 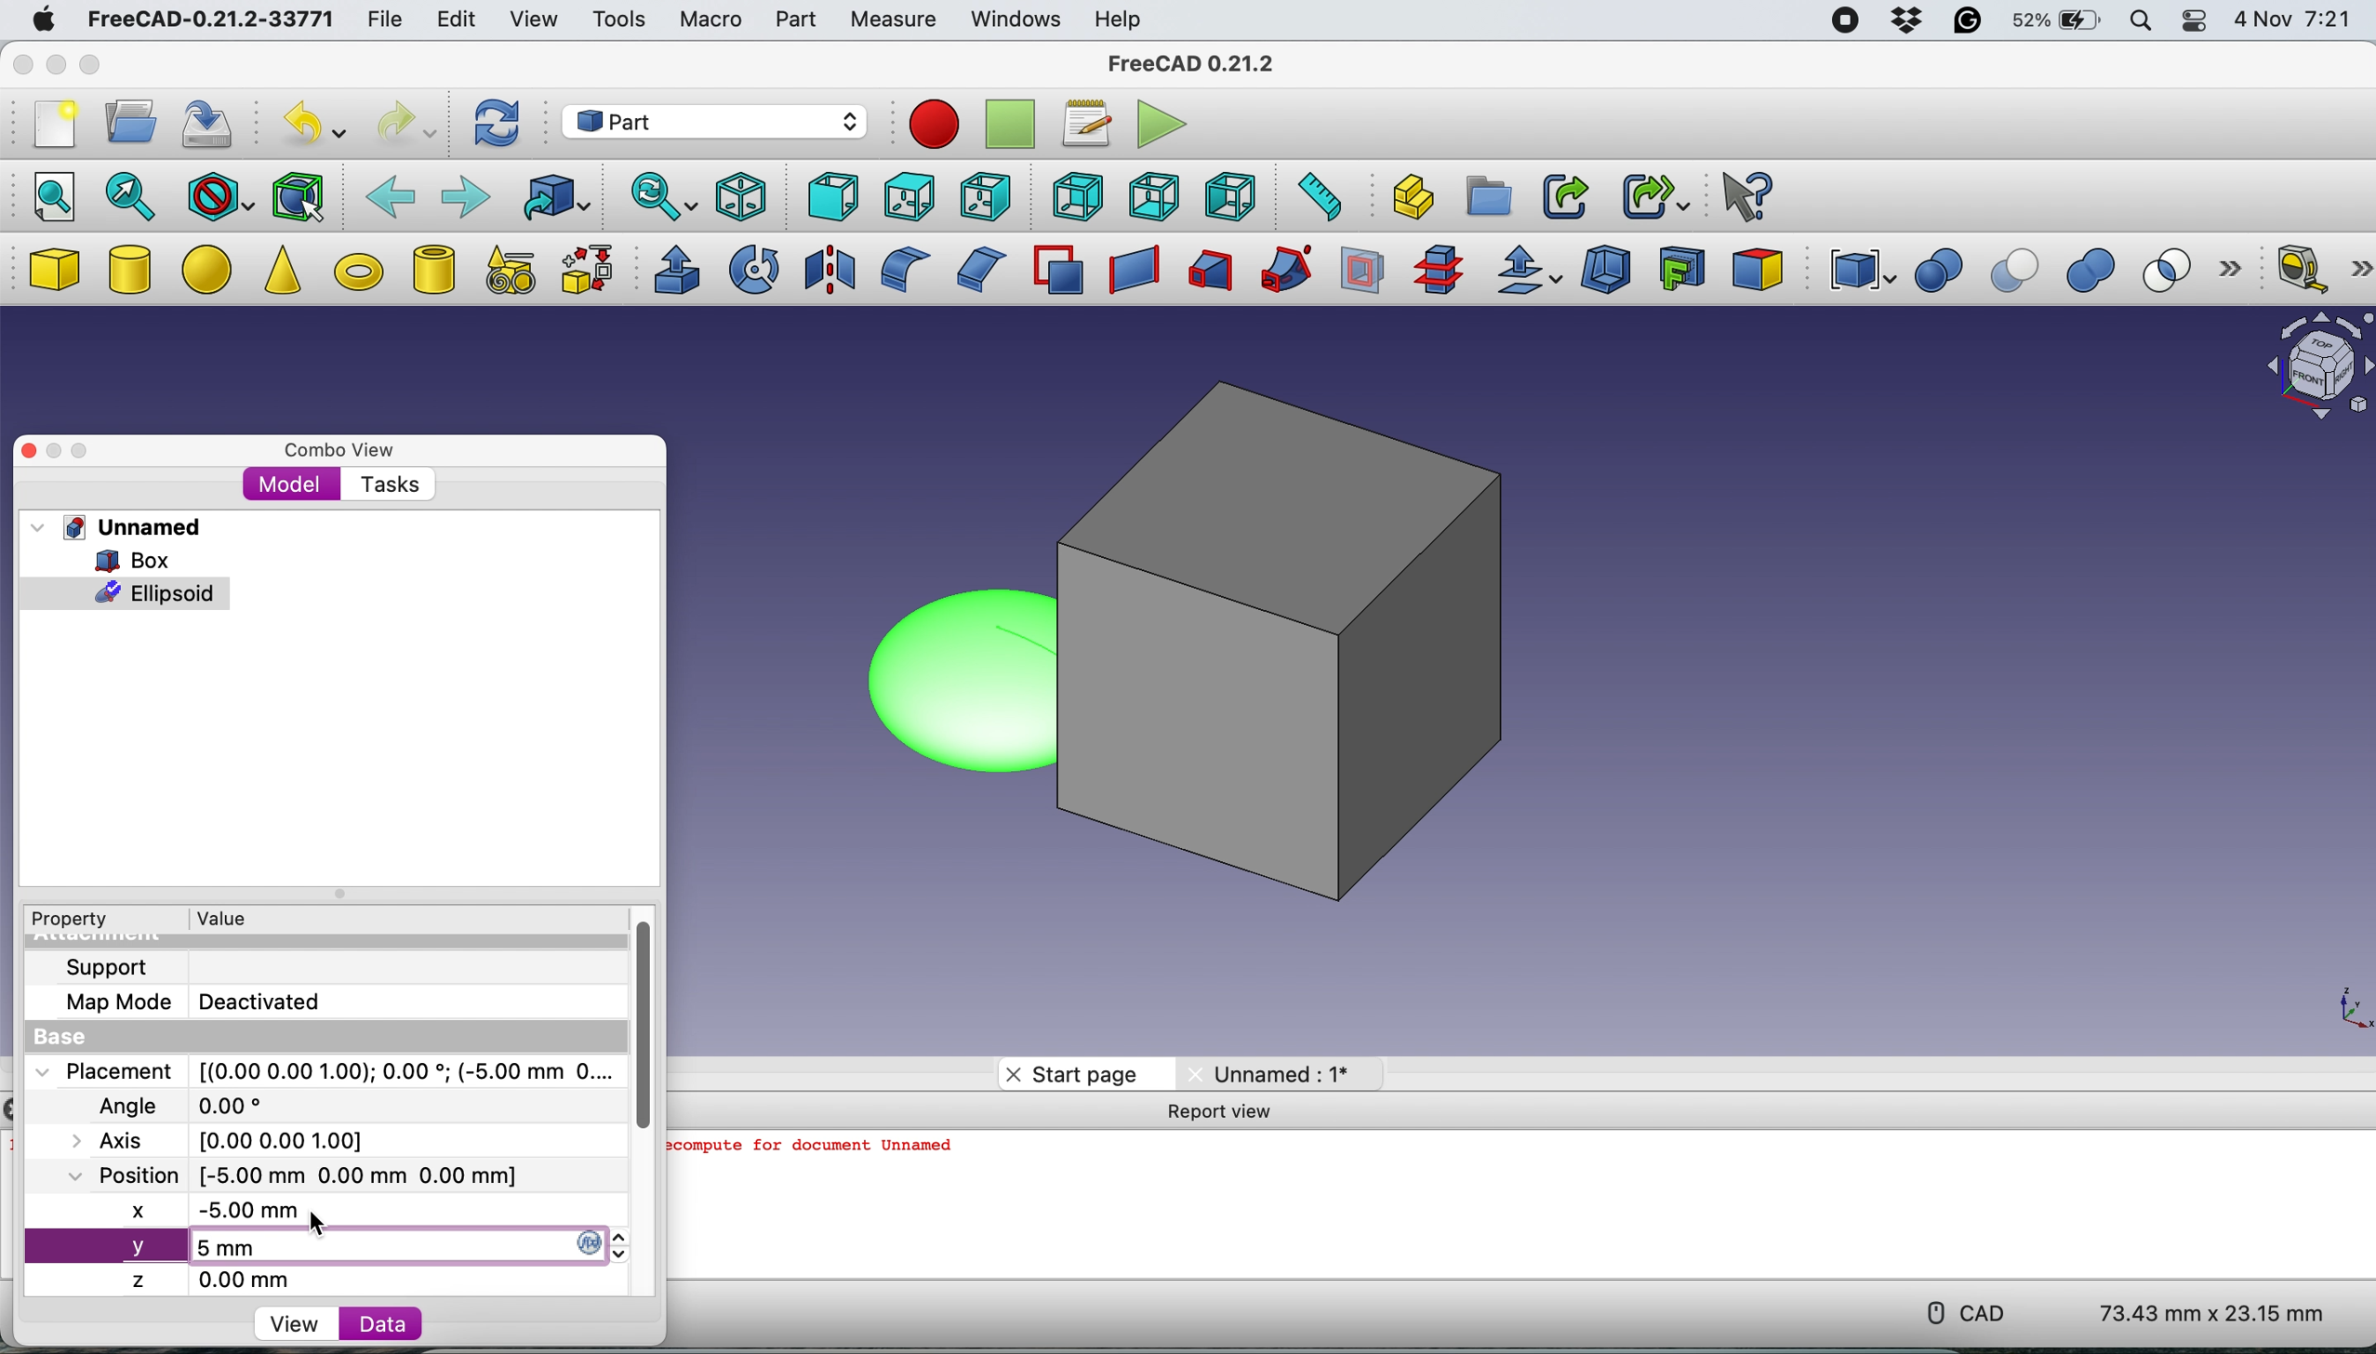 I want to click on 73.43 mm x 23.15 mm, so click(x=2214, y=1315).